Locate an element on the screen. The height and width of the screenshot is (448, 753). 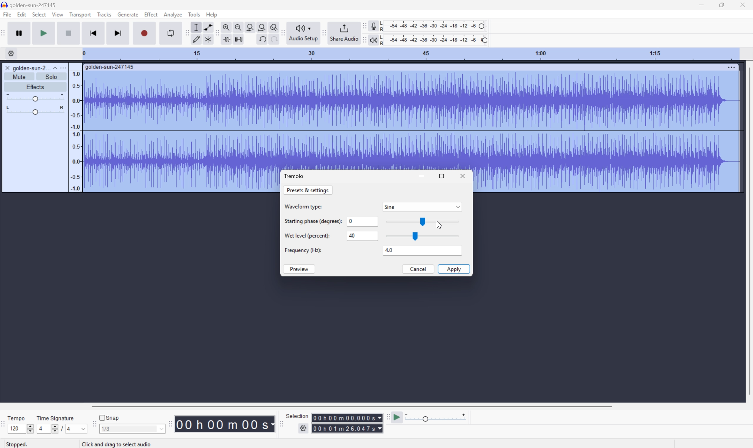
Skip to end is located at coordinates (118, 34).